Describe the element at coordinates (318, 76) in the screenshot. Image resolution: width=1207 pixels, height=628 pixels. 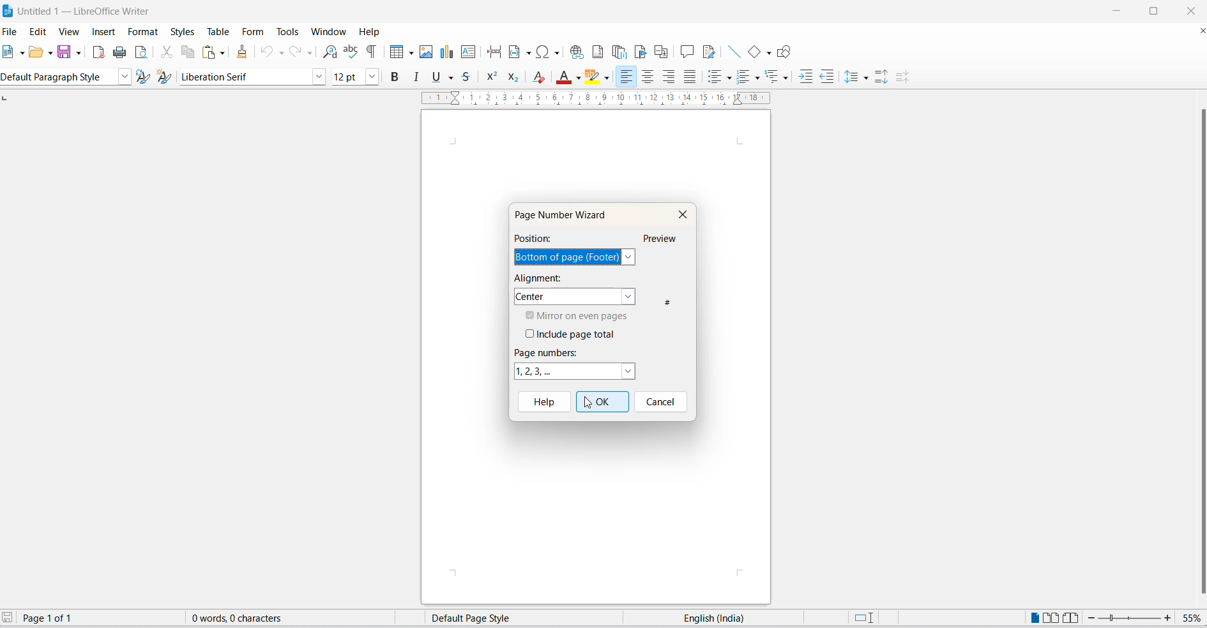
I see `font name options` at that location.